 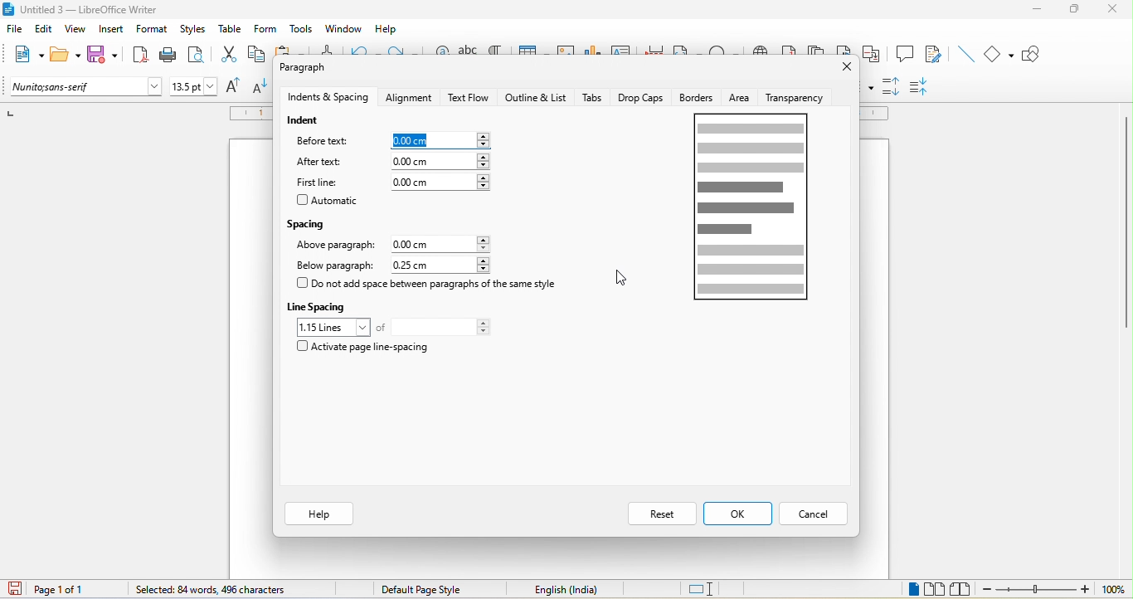 What do you see at coordinates (152, 31) in the screenshot?
I see `format` at bounding box center [152, 31].